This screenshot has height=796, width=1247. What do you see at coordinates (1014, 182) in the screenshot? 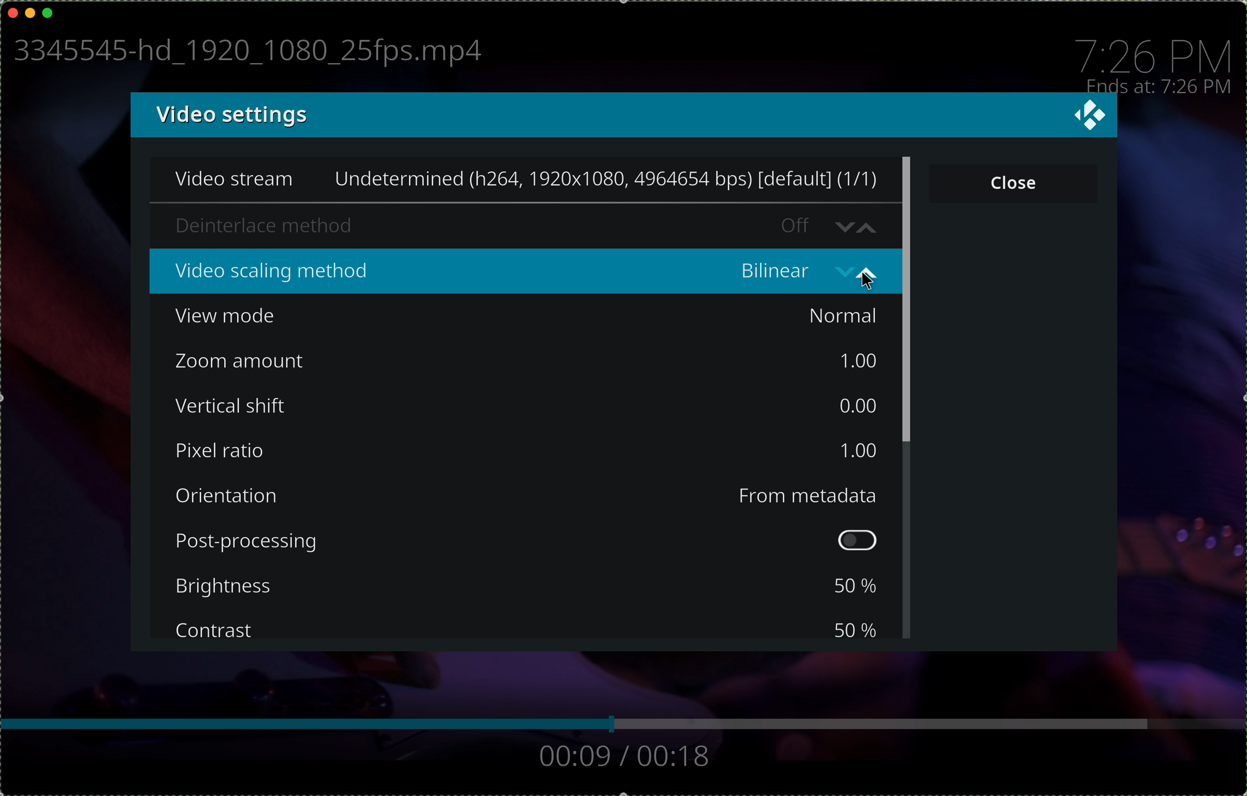
I see `close button` at bounding box center [1014, 182].